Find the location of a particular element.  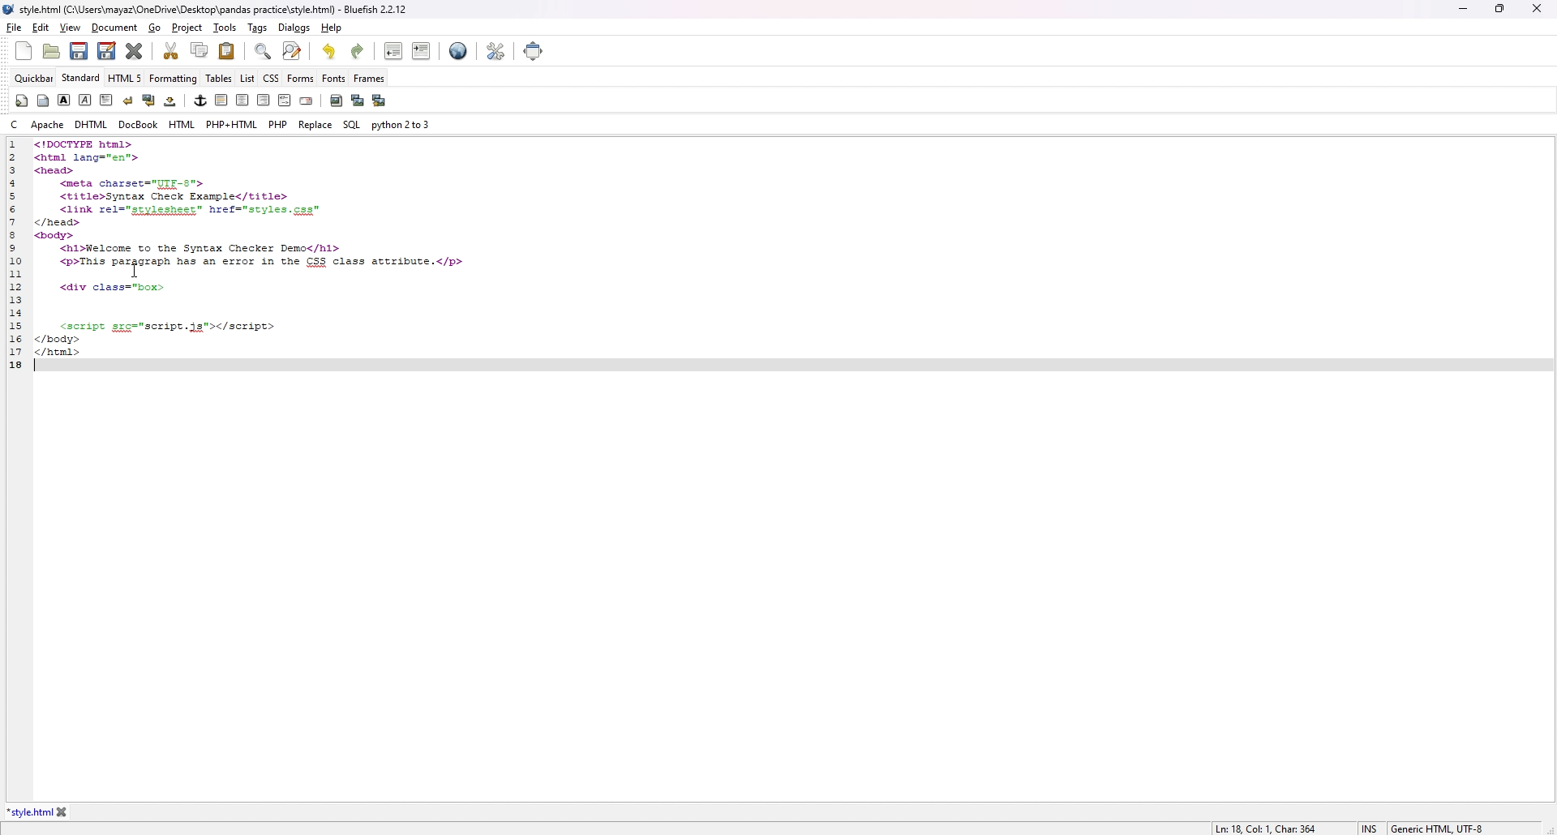

left indent is located at coordinates (221, 101).